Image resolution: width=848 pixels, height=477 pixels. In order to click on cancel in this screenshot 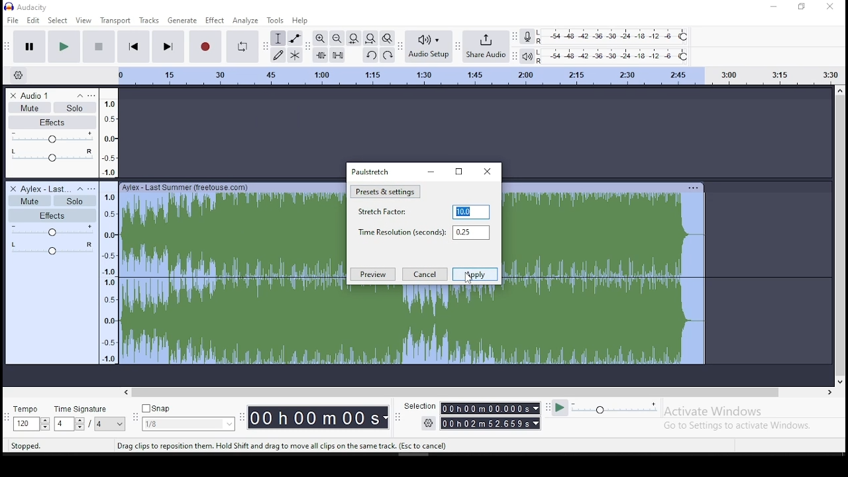, I will do `click(423, 274)`.